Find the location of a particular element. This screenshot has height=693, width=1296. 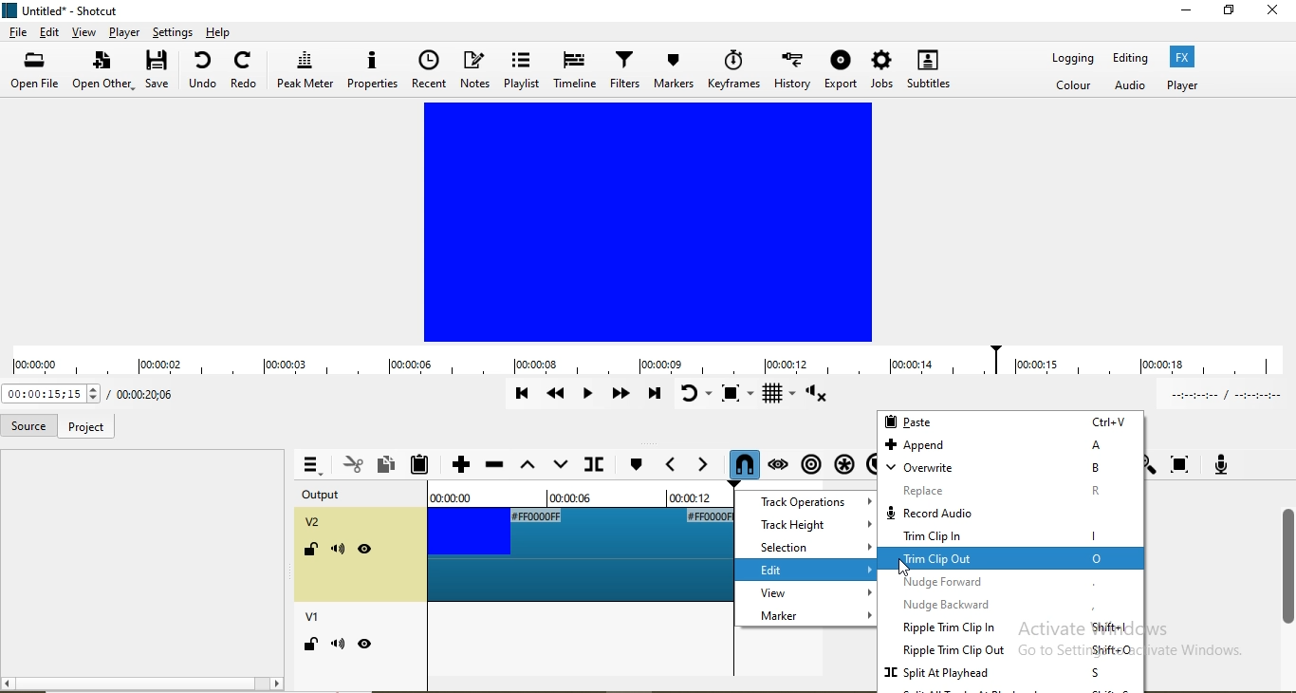

save is located at coordinates (162, 73).